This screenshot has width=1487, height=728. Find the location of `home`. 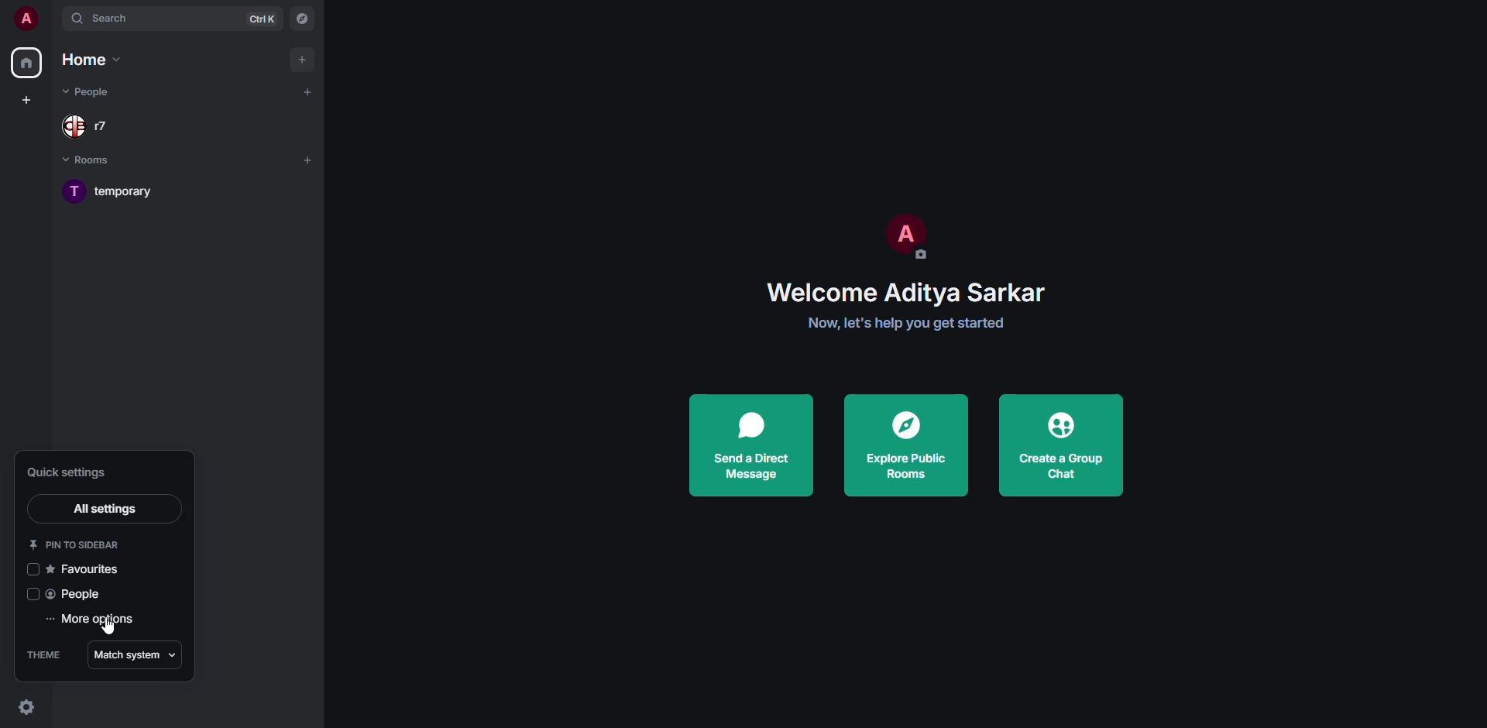

home is located at coordinates (98, 61).